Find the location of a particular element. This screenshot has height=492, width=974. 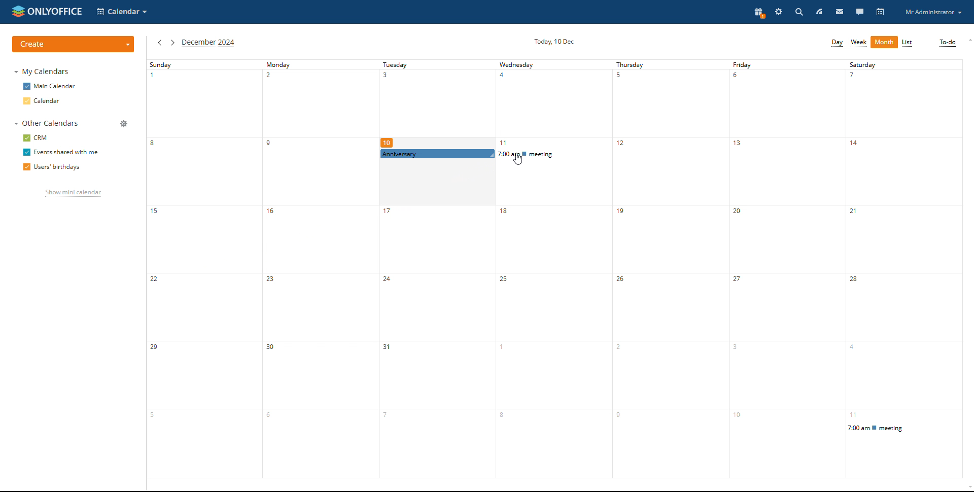

main calendar is located at coordinates (50, 87).